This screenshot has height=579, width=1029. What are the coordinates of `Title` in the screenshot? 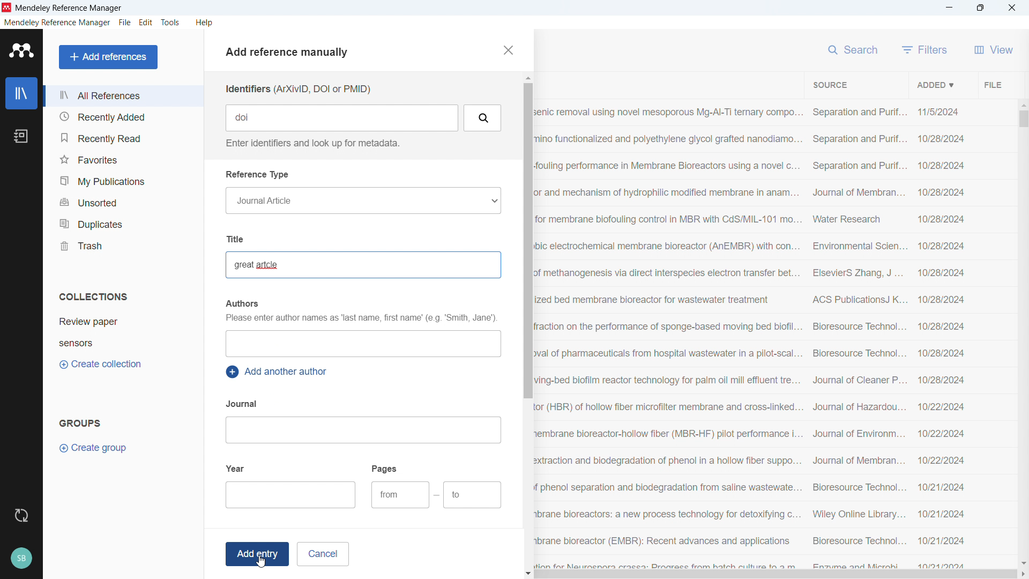 It's located at (237, 239).